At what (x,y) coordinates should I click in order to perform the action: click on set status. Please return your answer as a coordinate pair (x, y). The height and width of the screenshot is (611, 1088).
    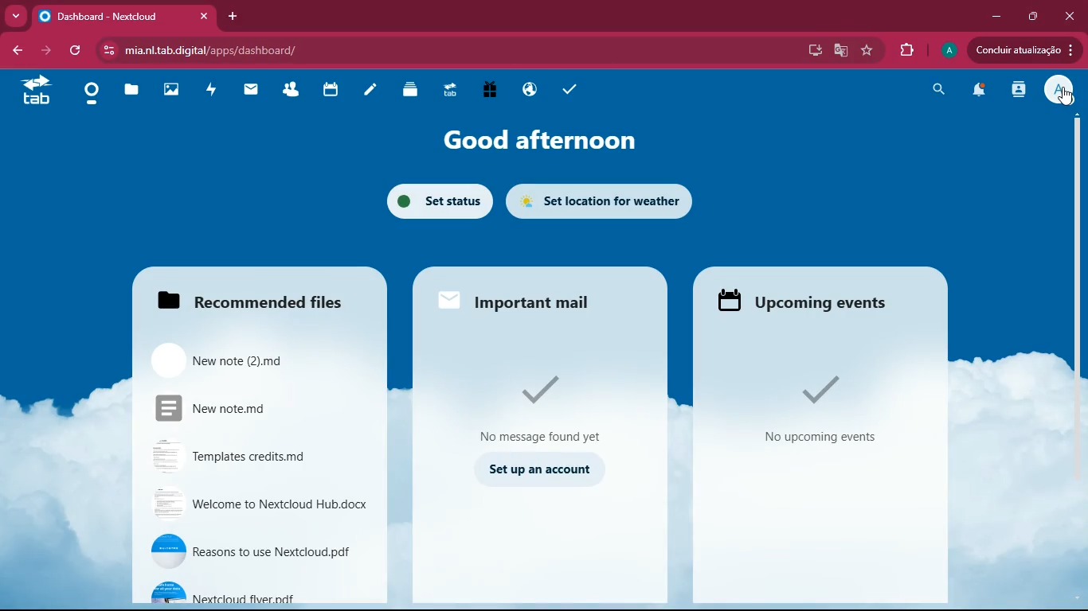
    Looking at the image, I should click on (436, 200).